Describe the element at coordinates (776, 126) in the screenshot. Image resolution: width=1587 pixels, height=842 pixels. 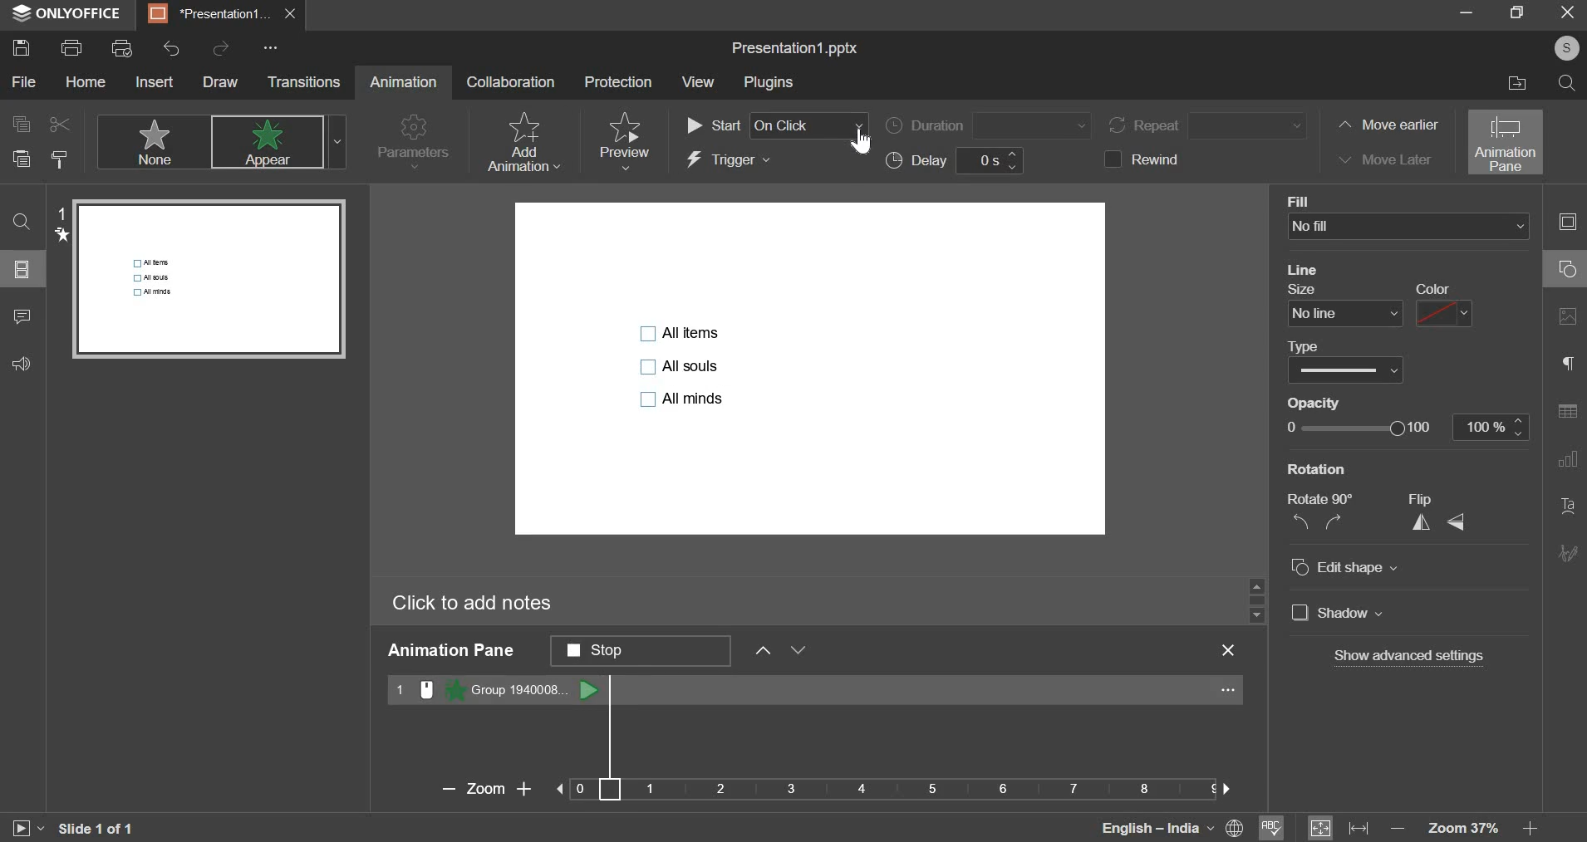
I see `start order` at that location.